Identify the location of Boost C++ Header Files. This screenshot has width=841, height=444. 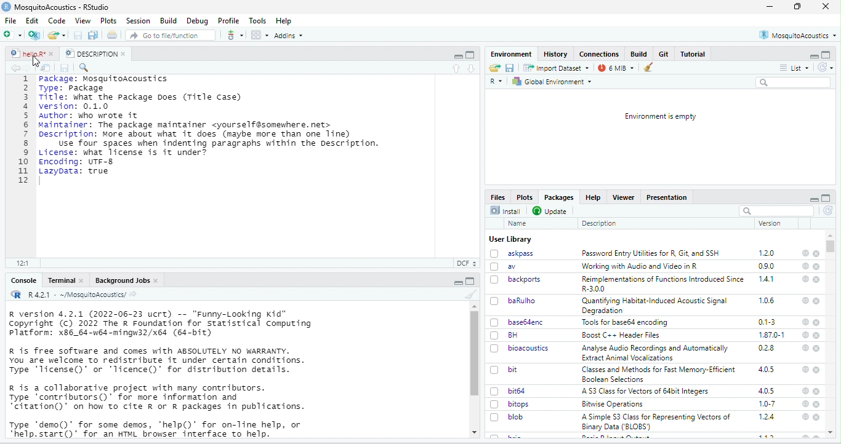
(622, 335).